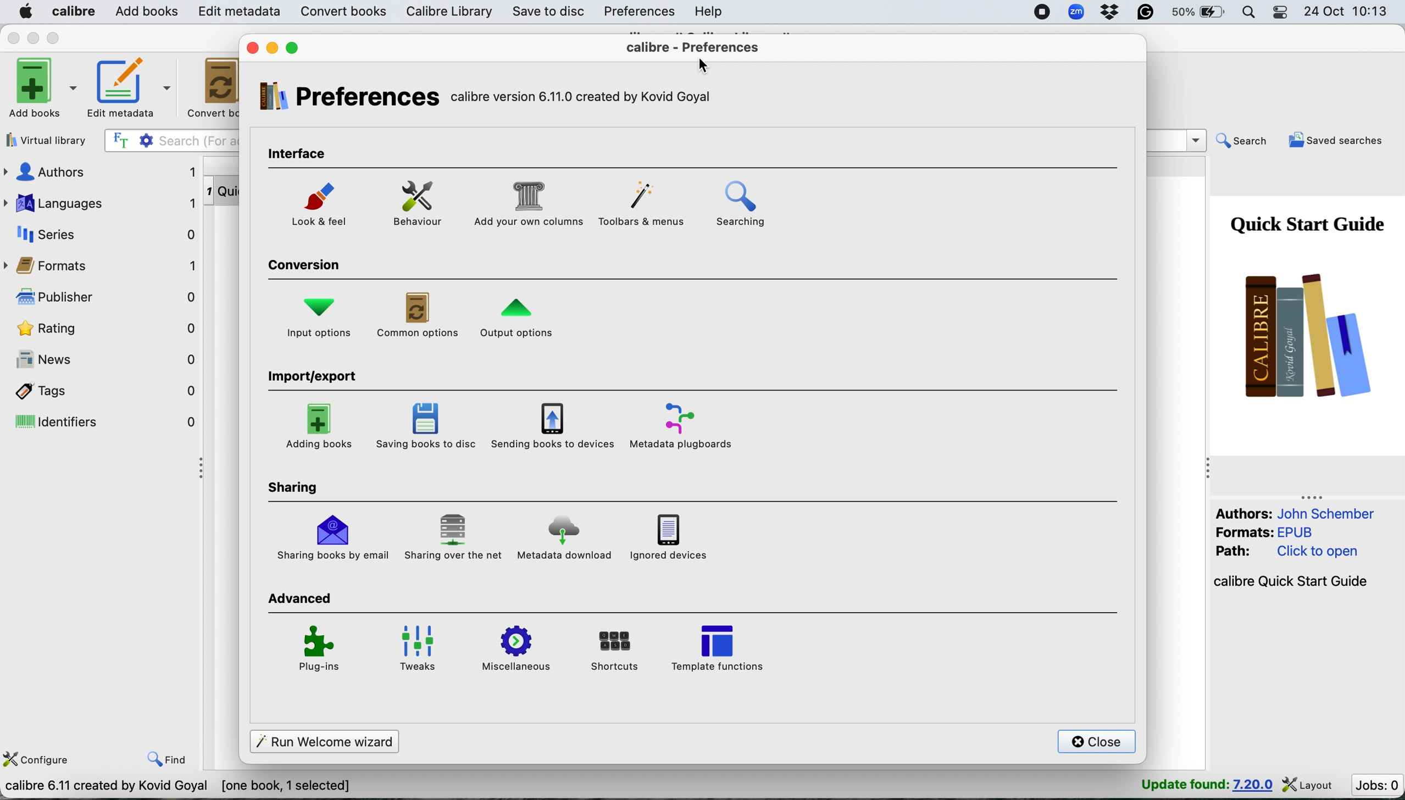 This screenshot has width=1405, height=800. What do you see at coordinates (1376, 785) in the screenshot?
I see `jobs : 0` at bounding box center [1376, 785].